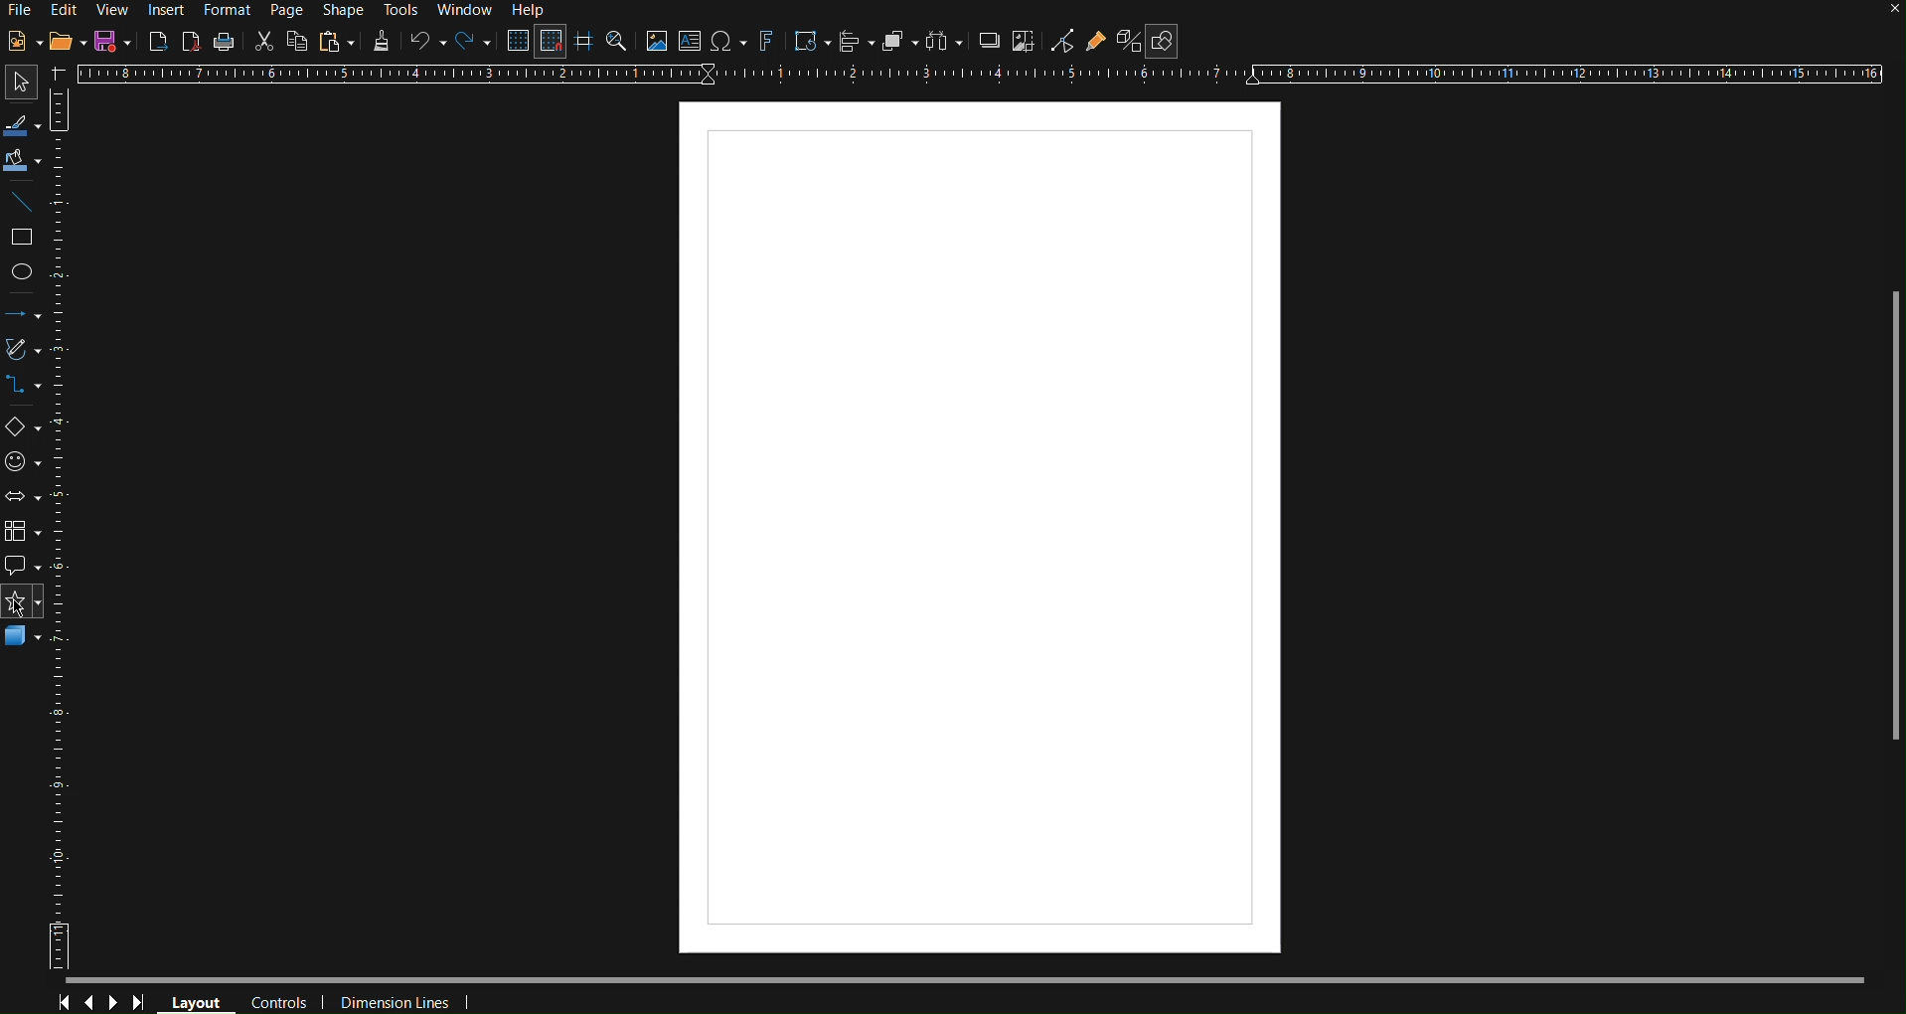 The height and width of the screenshot is (1014, 1906). Describe the element at coordinates (25, 393) in the screenshot. I see `Connector` at that location.